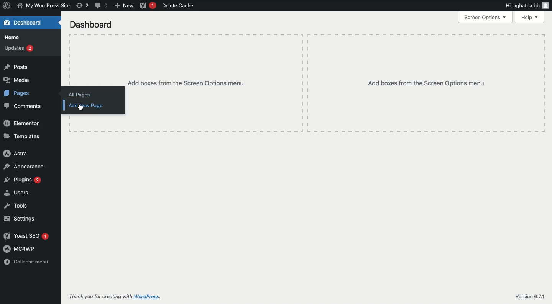  Describe the element at coordinates (20, 248) in the screenshot. I see `© mcawp` at that location.